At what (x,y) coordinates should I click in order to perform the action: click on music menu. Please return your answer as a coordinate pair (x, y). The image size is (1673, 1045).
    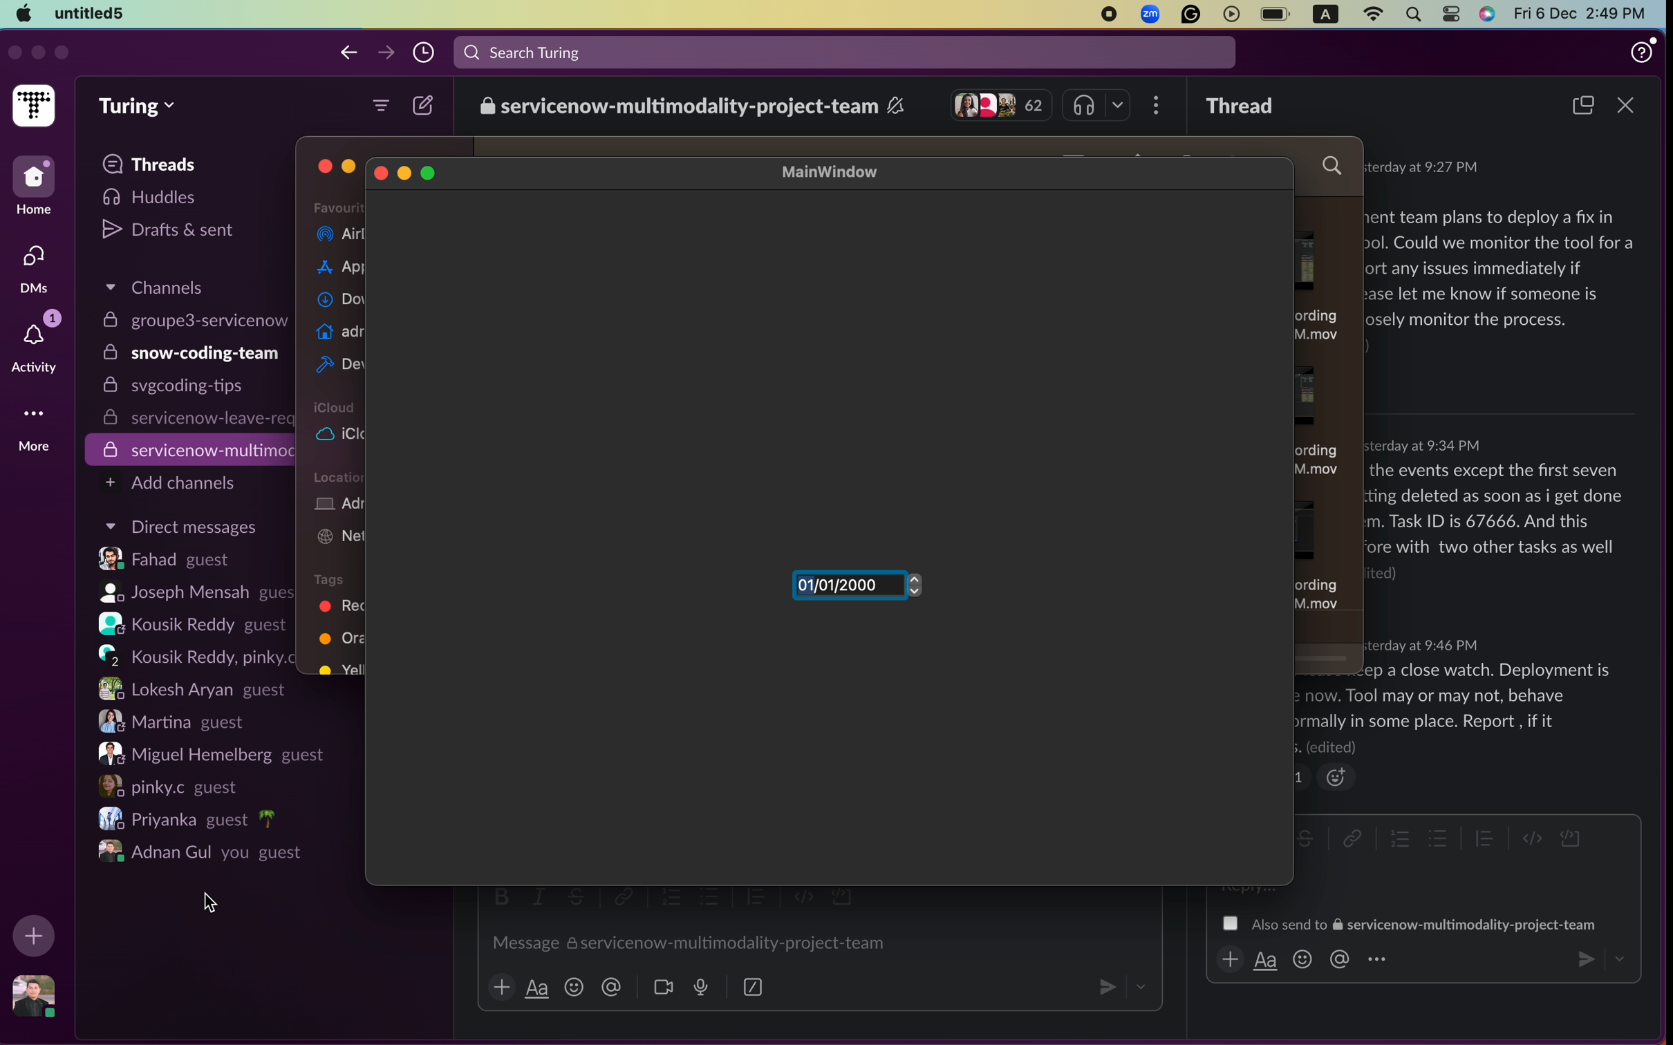
    Looking at the image, I should click on (1099, 105).